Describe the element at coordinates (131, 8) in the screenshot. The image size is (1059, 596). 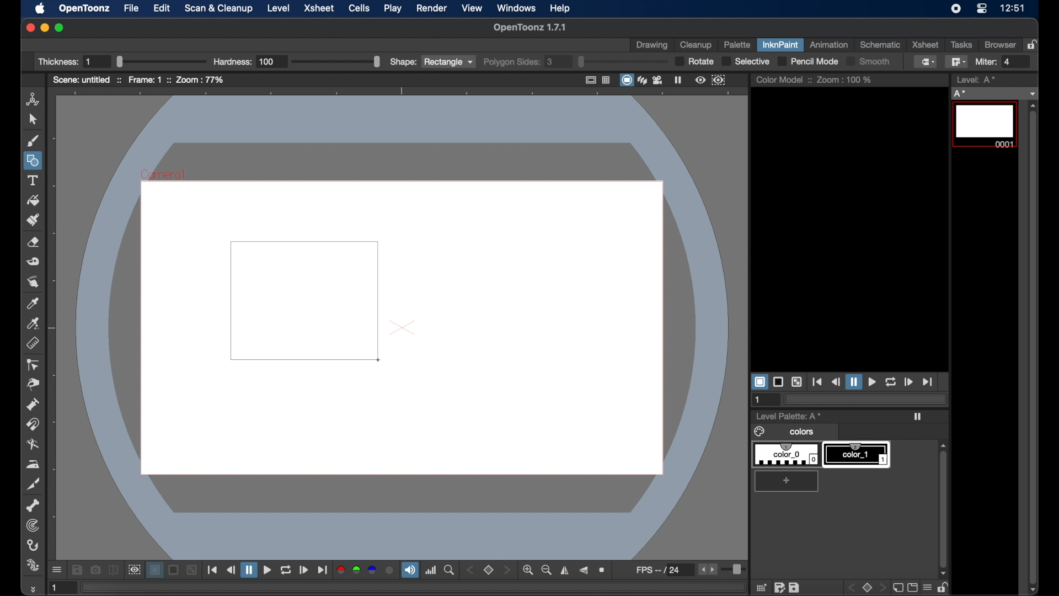
I see `file` at that location.